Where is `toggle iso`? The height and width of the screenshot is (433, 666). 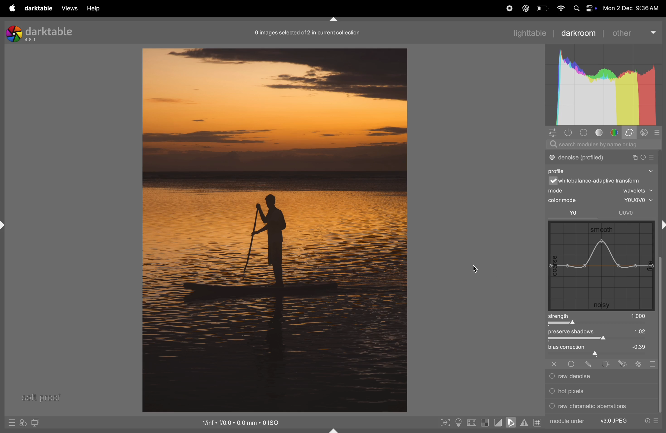
toggle iso is located at coordinates (458, 422).